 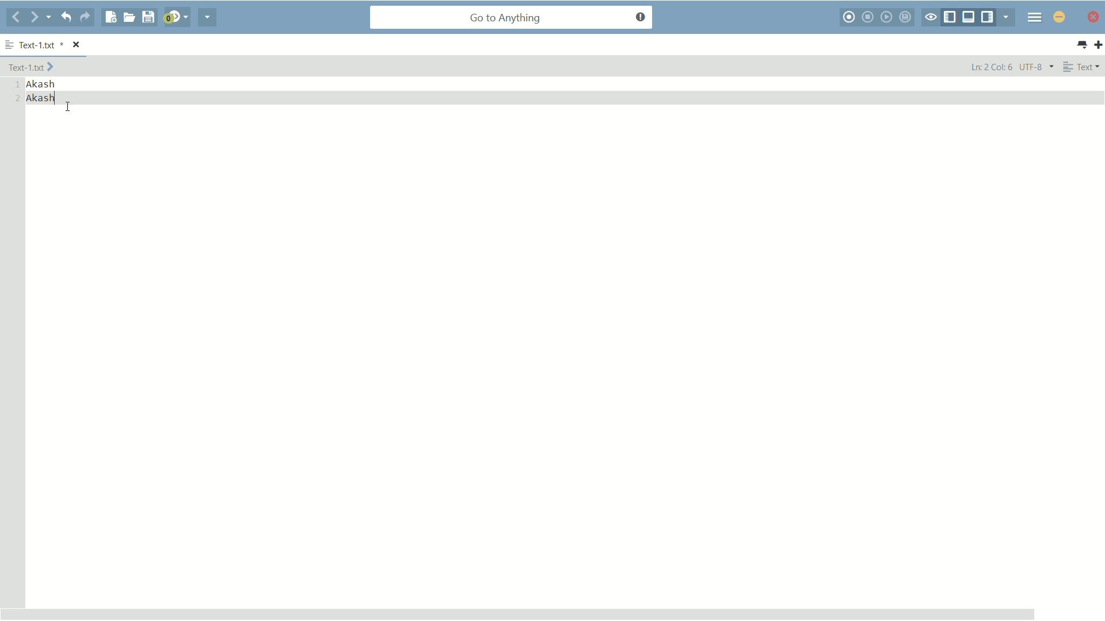 I want to click on line encoding, so click(x=1038, y=67).